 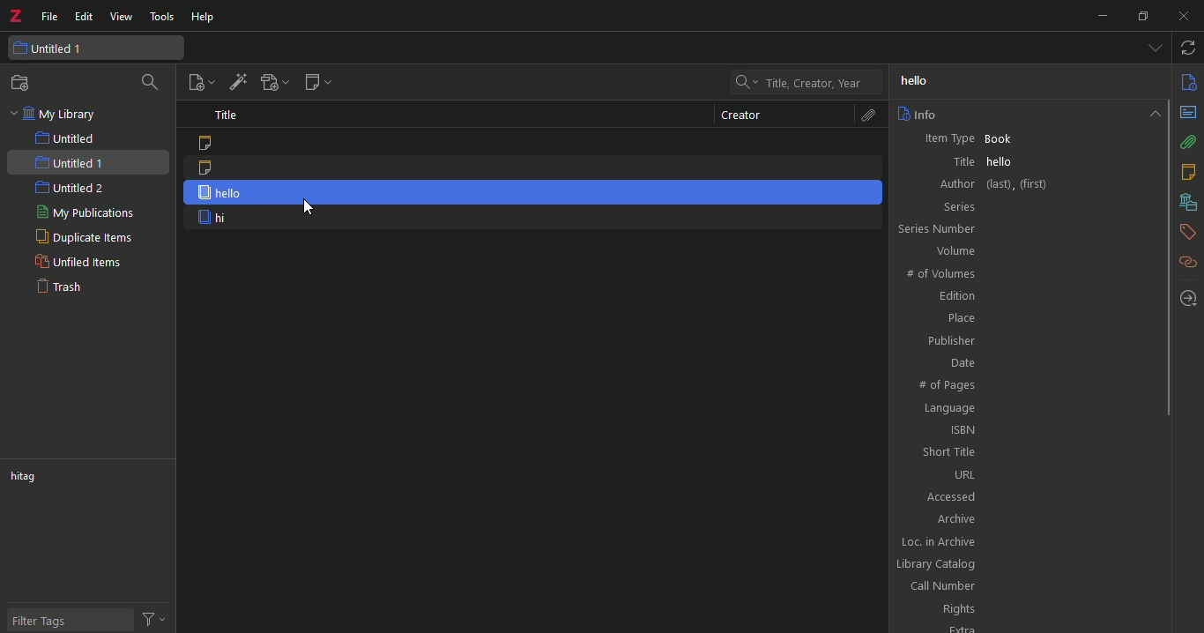 I want to click on trash, so click(x=65, y=287).